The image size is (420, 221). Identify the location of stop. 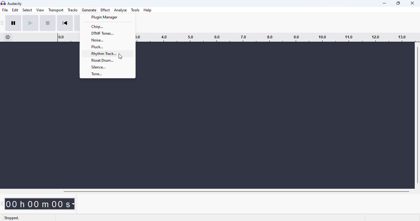
(48, 23).